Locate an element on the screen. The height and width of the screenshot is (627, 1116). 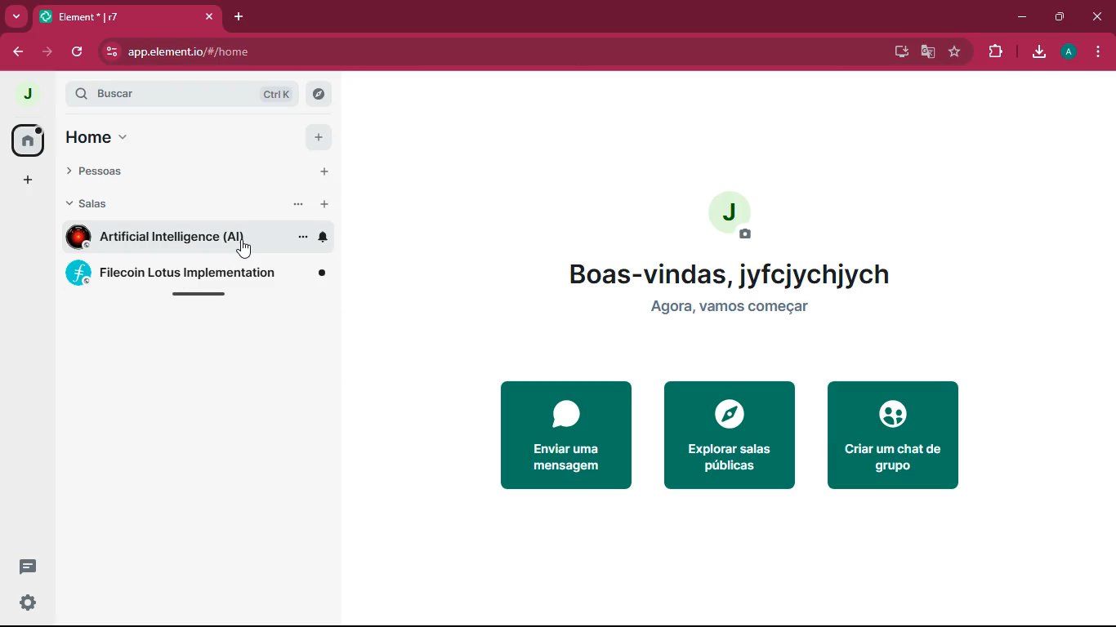
criar um chat de grupo is located at coordinates (895, 436).